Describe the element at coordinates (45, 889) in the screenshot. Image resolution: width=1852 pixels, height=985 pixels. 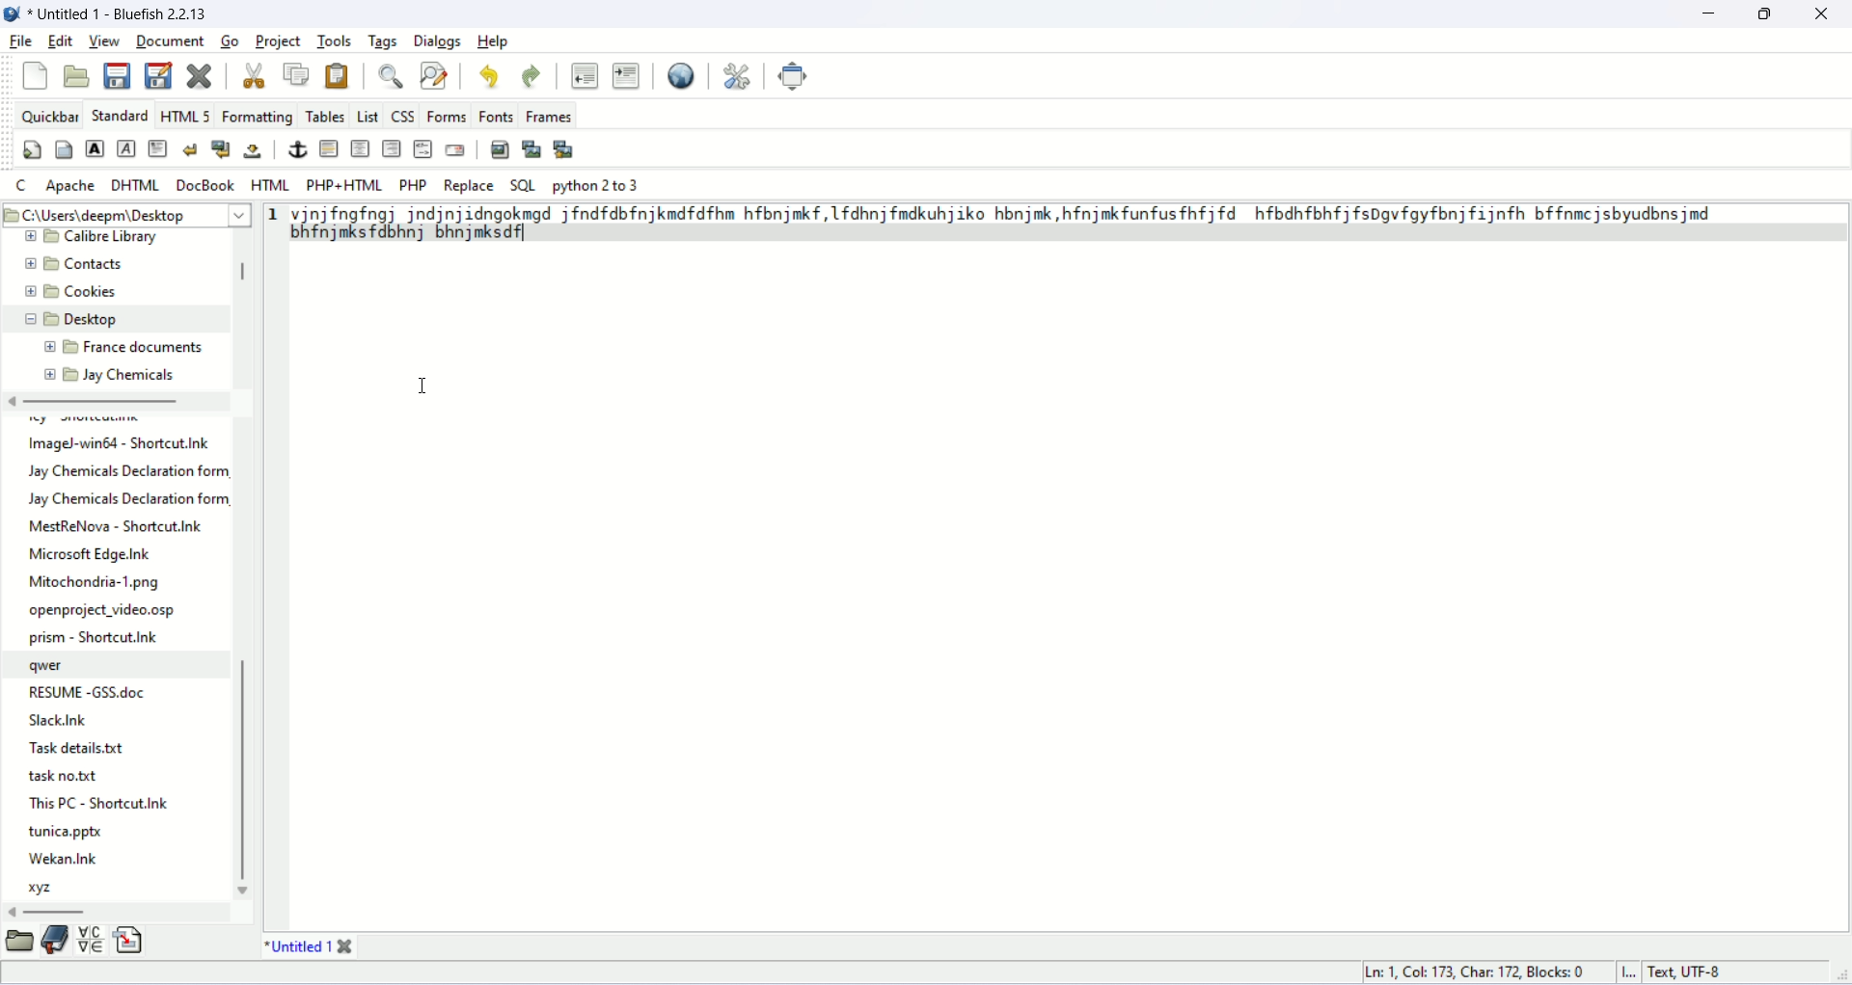
I see `xyz` at that location.